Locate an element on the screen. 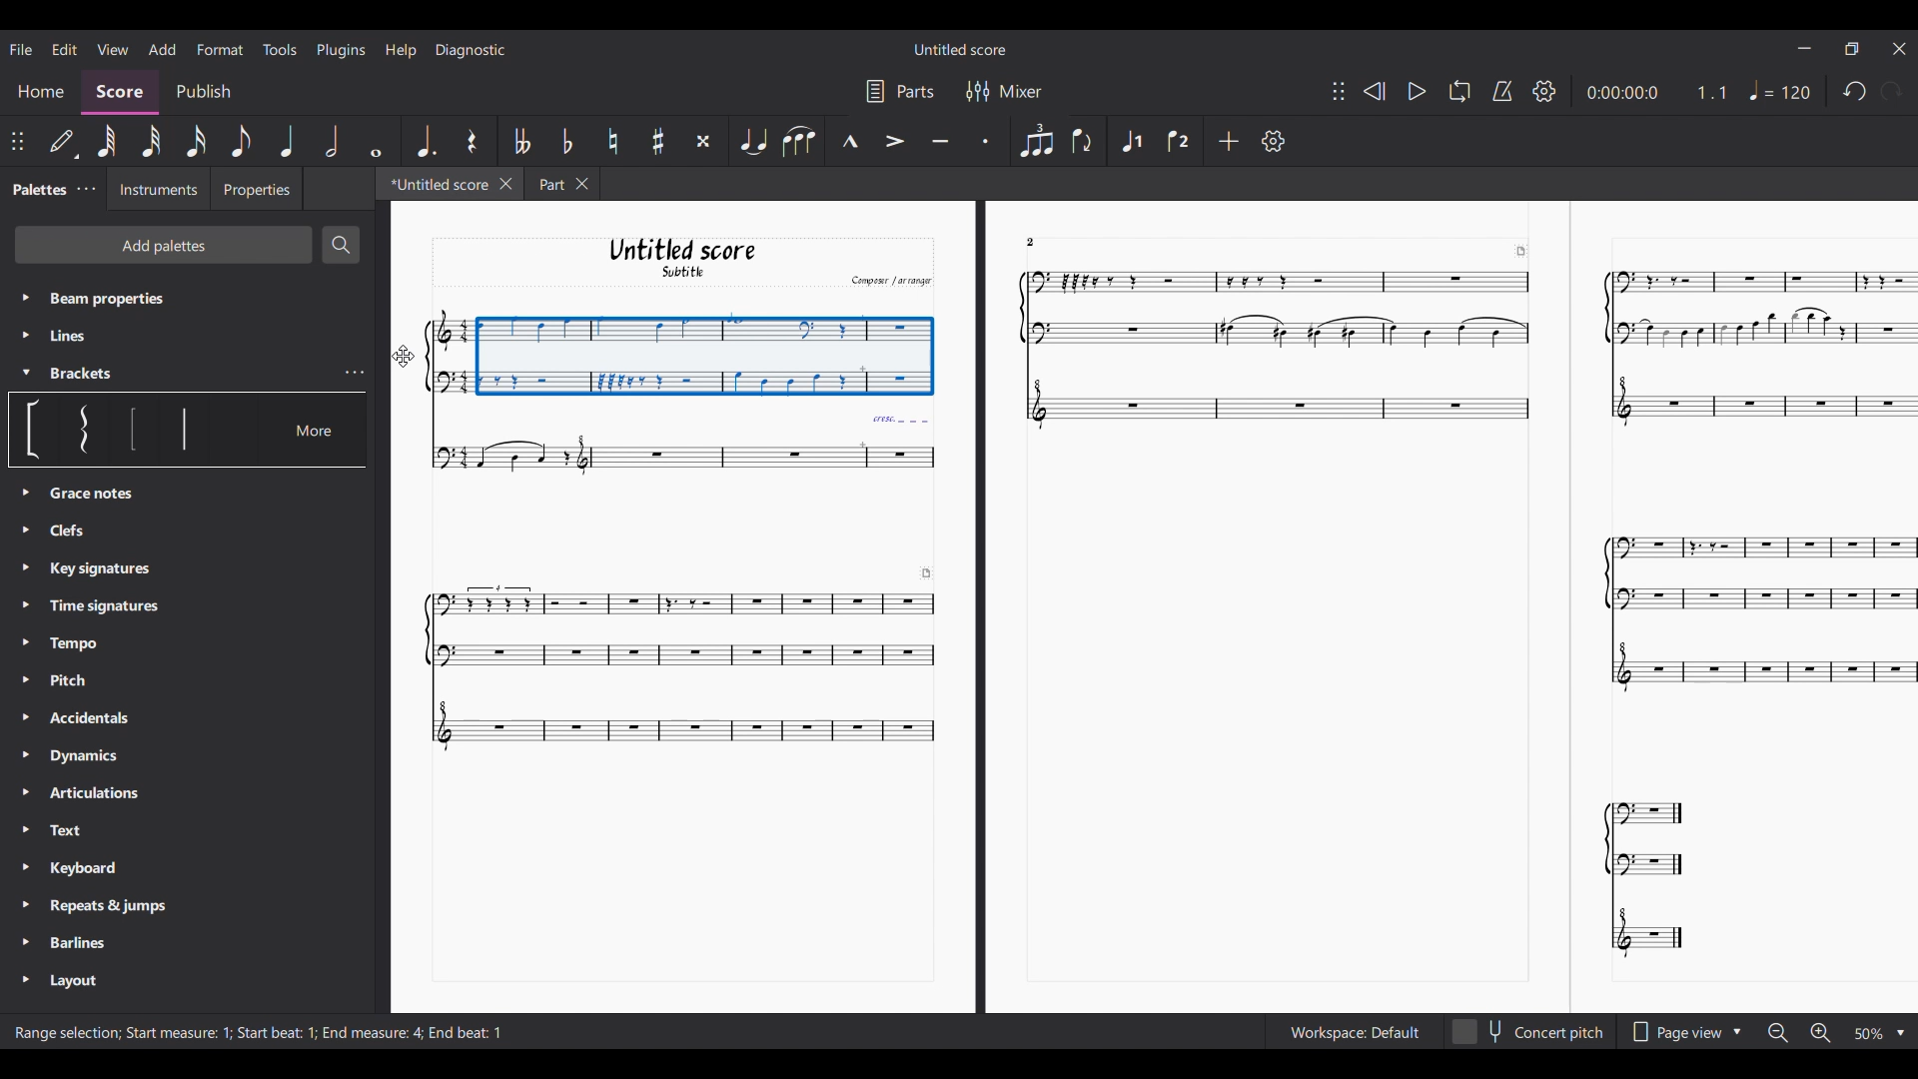  Selected bracket highlighted  is located at coordinates (84, 430).